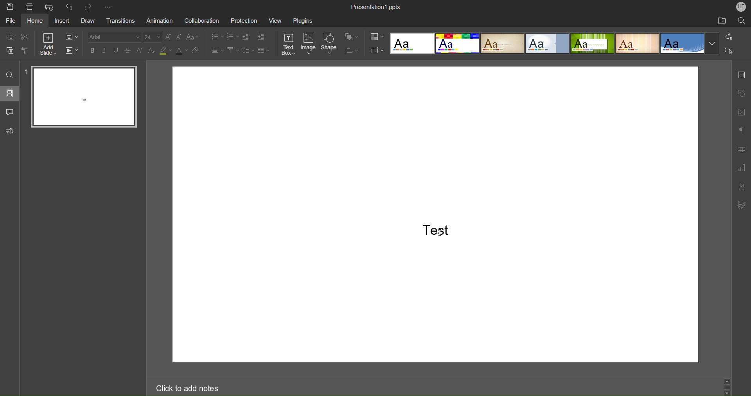 The image size is (751, 396). I want to click on Image, so click(309, 44).